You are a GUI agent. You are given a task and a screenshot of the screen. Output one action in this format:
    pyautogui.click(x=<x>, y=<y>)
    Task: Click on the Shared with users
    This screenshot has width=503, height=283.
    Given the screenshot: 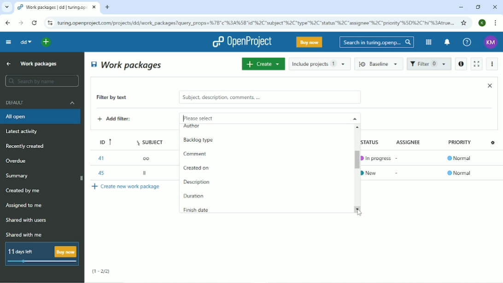 What is the action you would take?
    pyautogui.click(x=27, y=220)
    